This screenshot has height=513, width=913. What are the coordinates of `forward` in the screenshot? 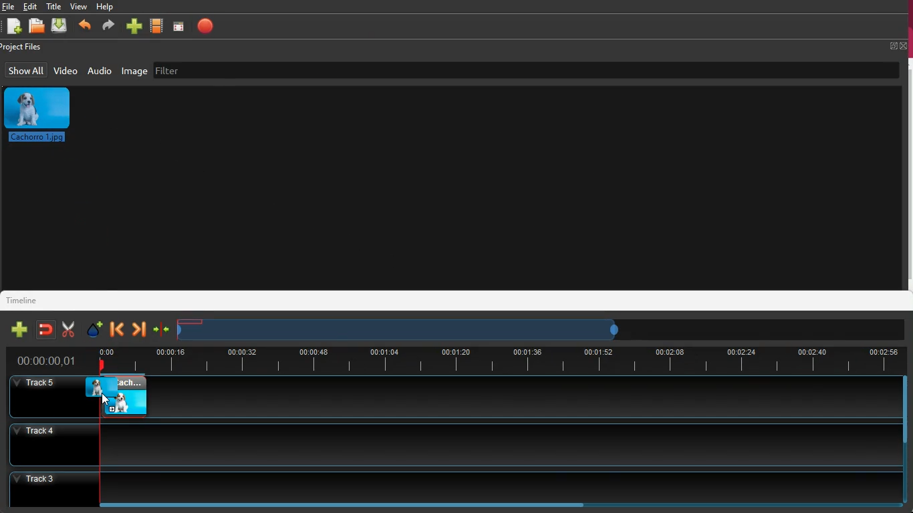 It's located at (138, 329).